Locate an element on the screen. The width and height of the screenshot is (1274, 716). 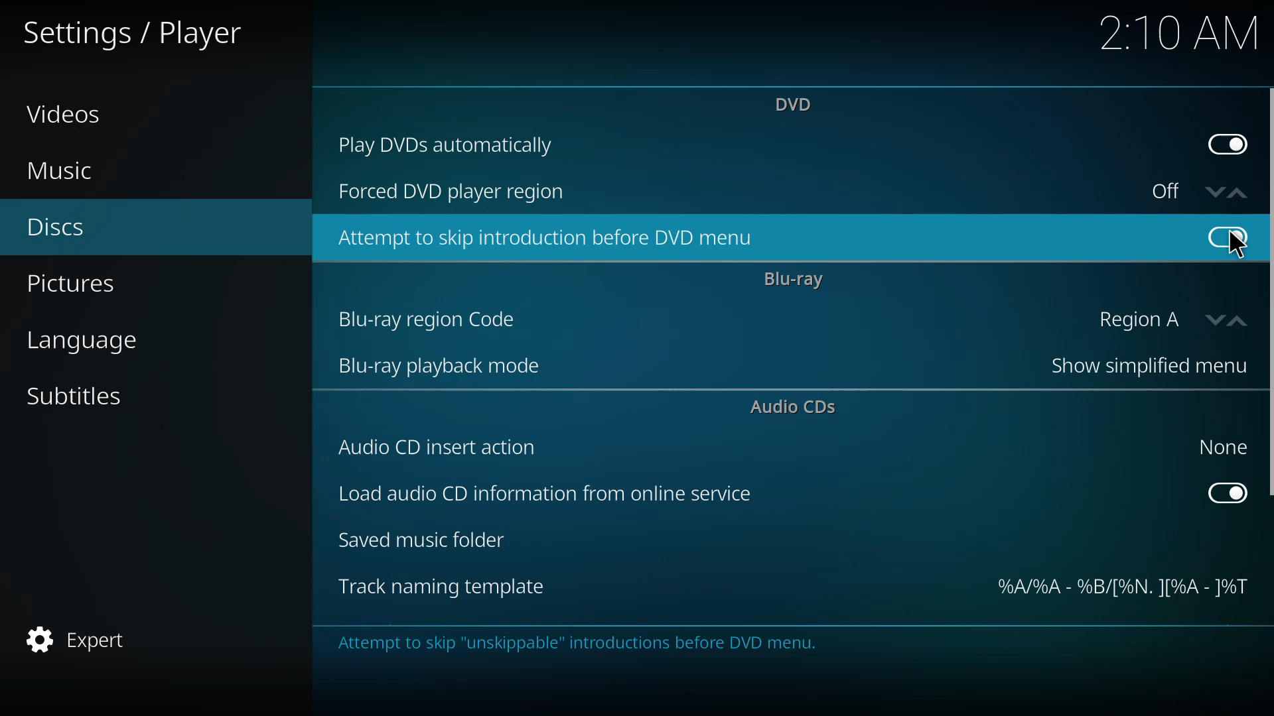
forced dvd player region is located at coordinates (454, 192).